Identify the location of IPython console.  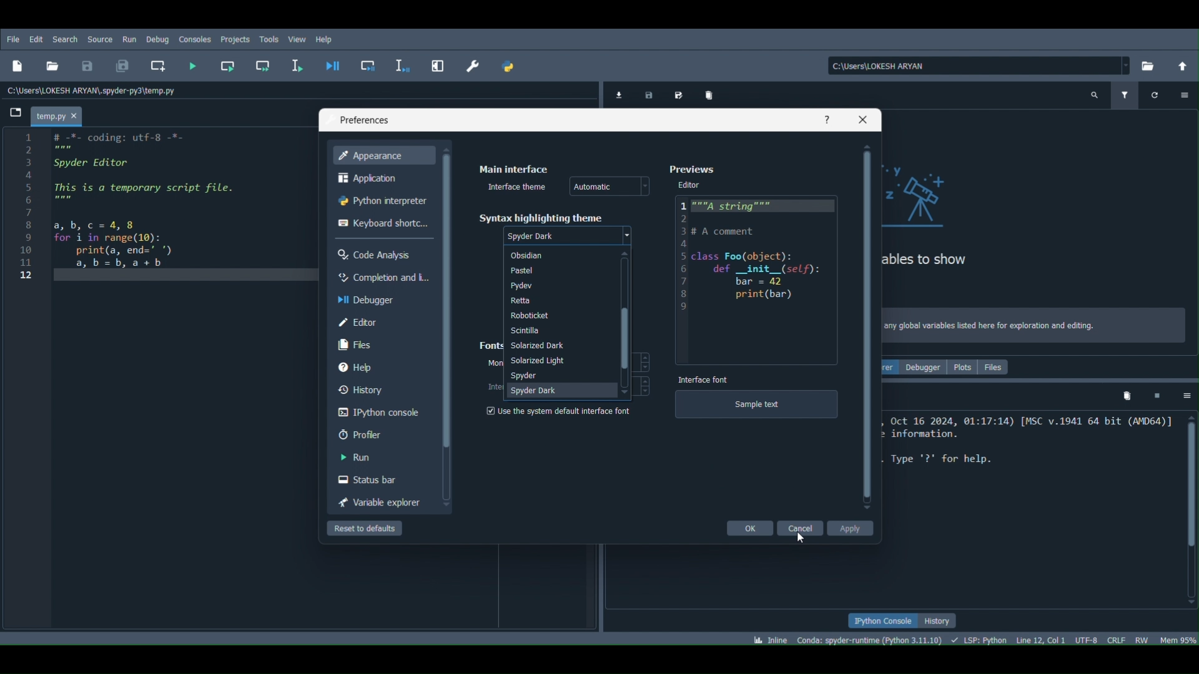
(884, 622).